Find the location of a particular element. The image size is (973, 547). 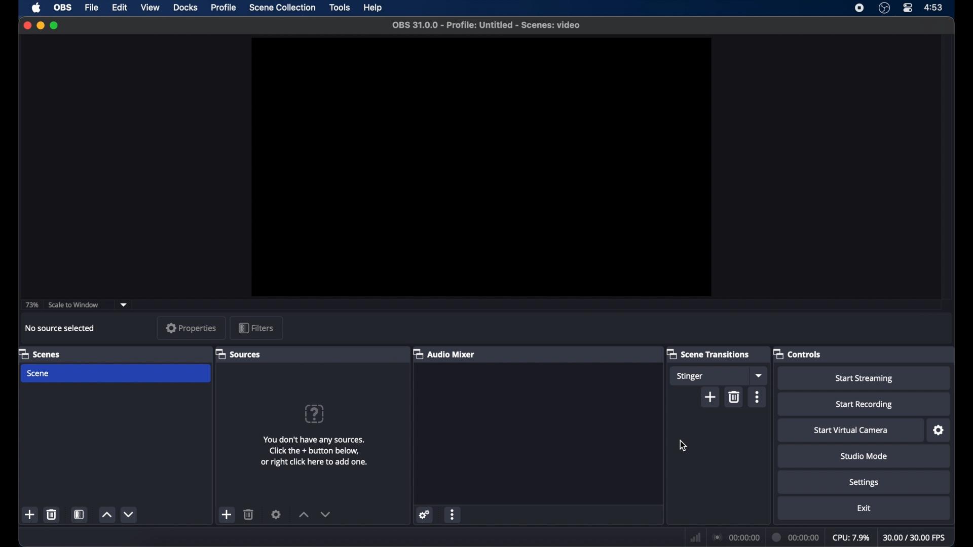

more options is located at coordinates (759, 397).